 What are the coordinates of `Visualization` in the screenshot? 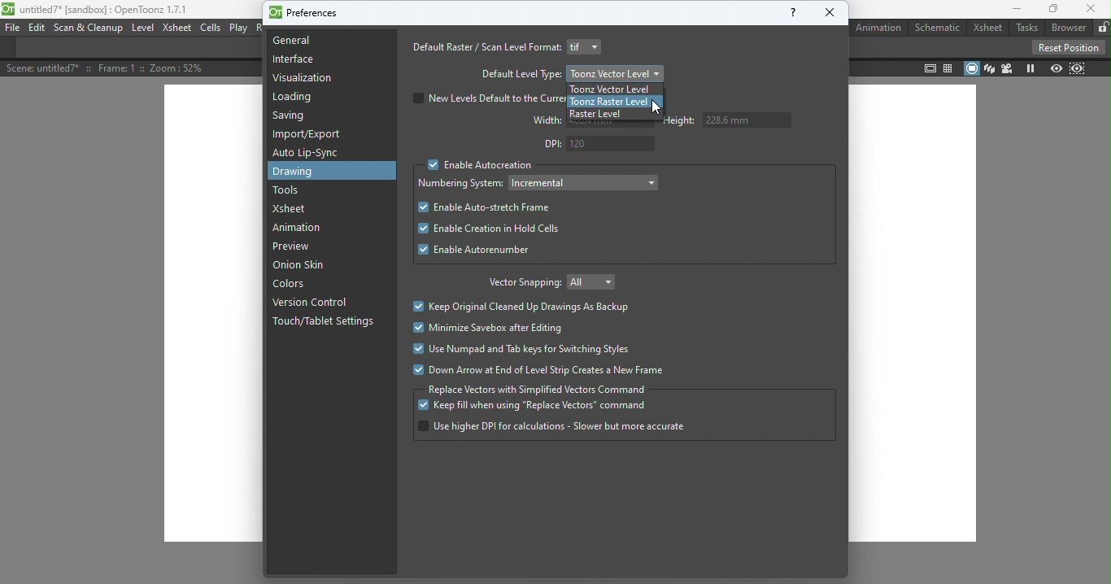 It's located at (304, 78).